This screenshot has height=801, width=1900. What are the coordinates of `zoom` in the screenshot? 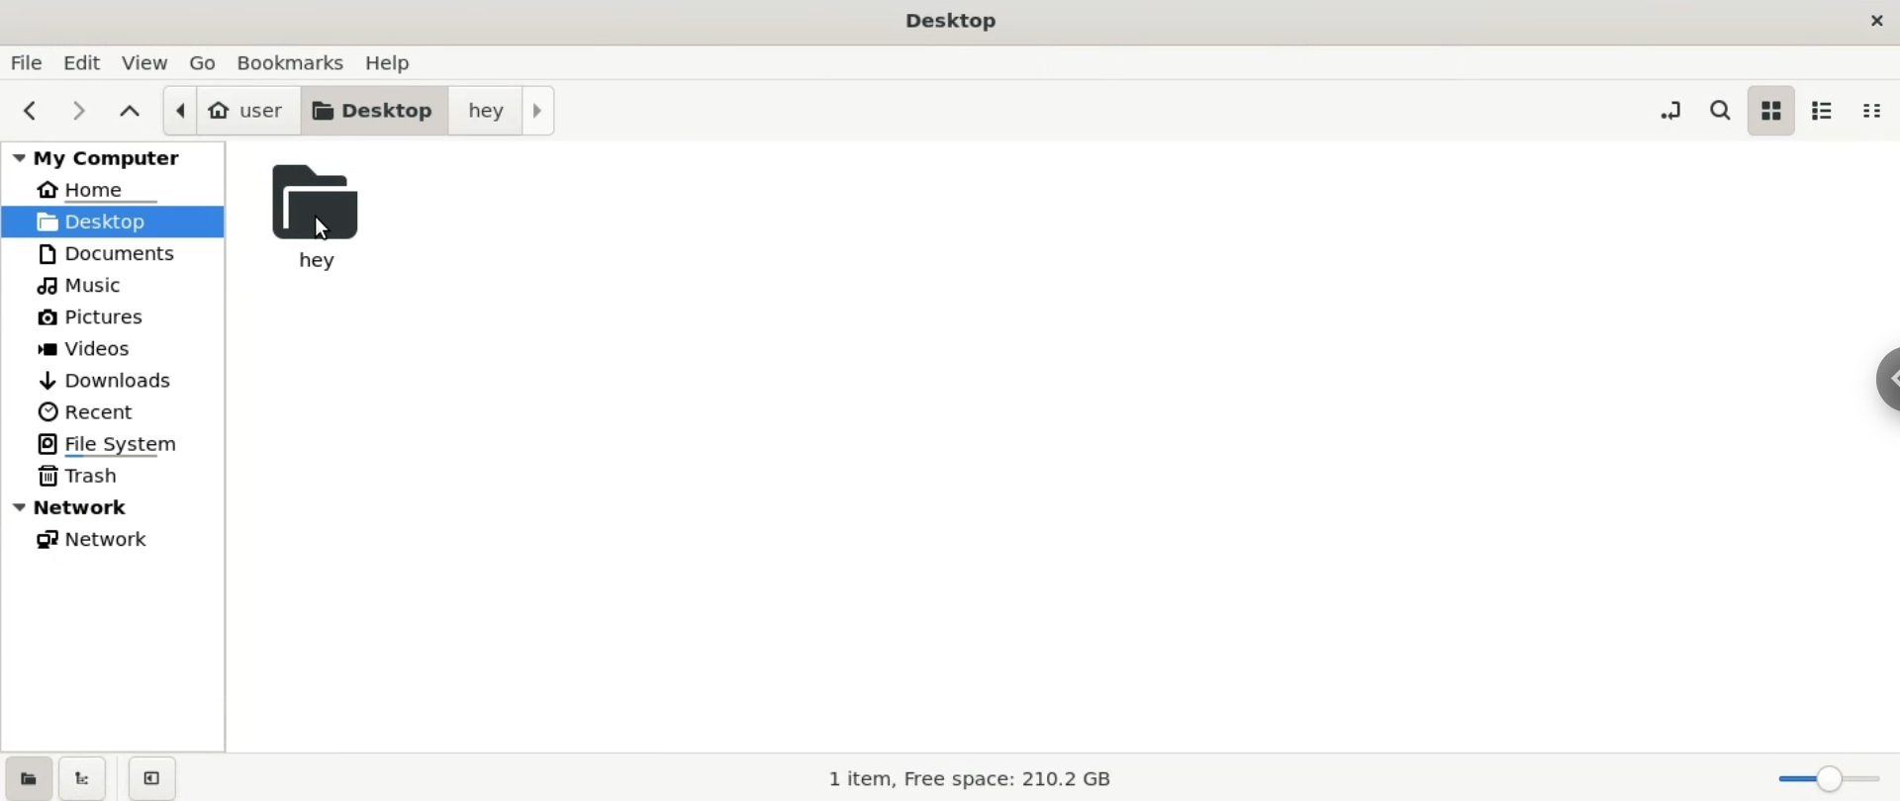 It's located at (1829, 781).